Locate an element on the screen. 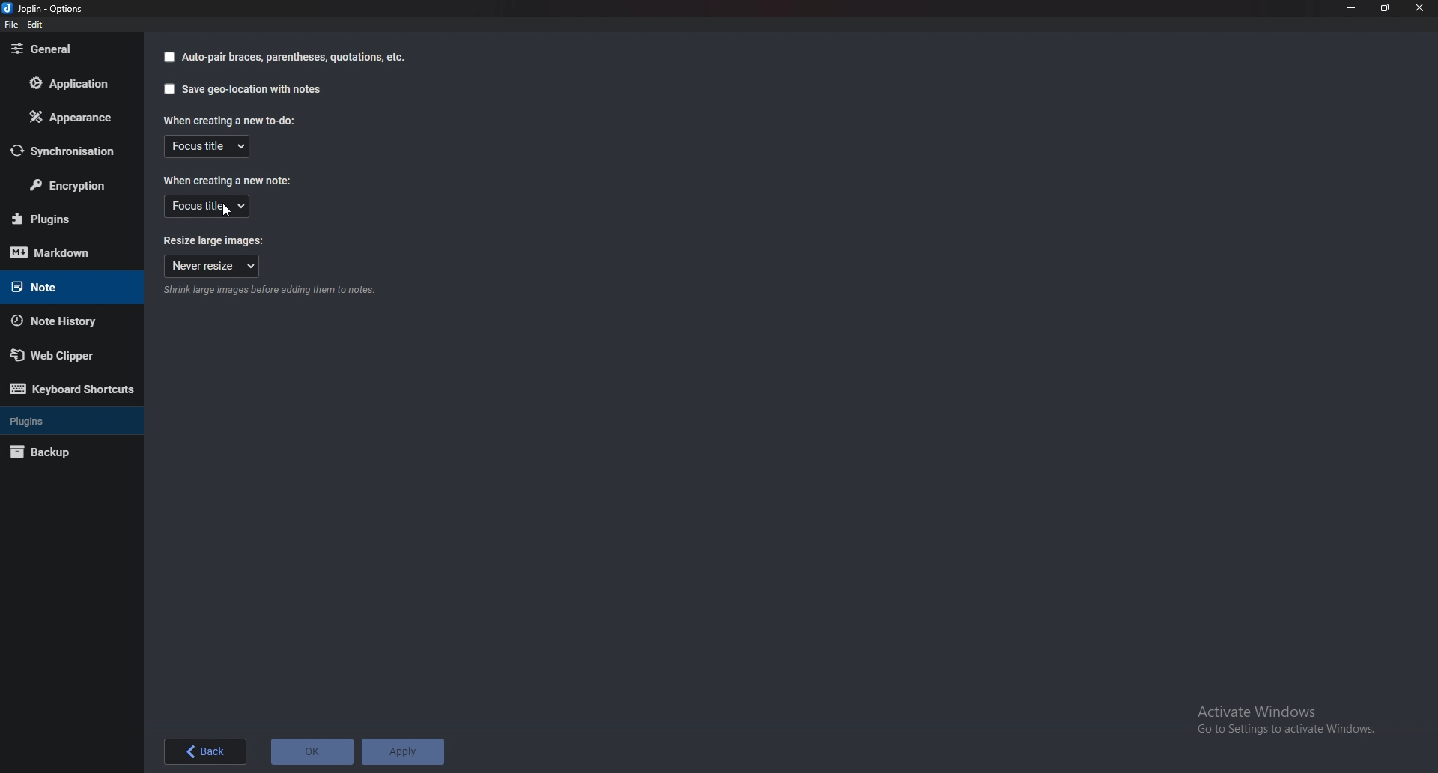 The height and width of the screenshot is (773, 1438). Application is located at coordinates (75, 83).